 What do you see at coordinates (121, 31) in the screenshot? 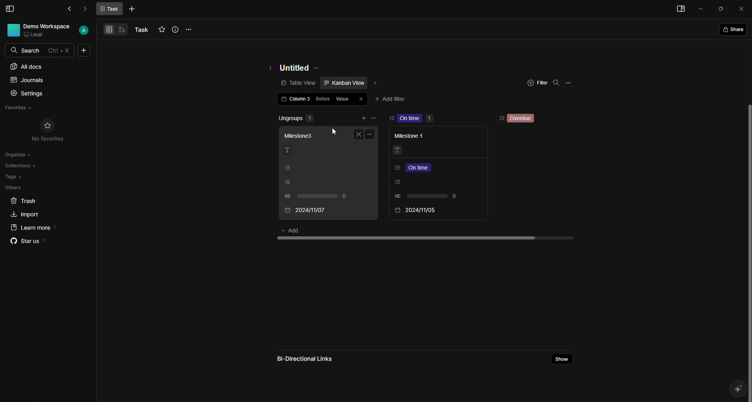
I see `View 2` at bounding box center [121, 31].